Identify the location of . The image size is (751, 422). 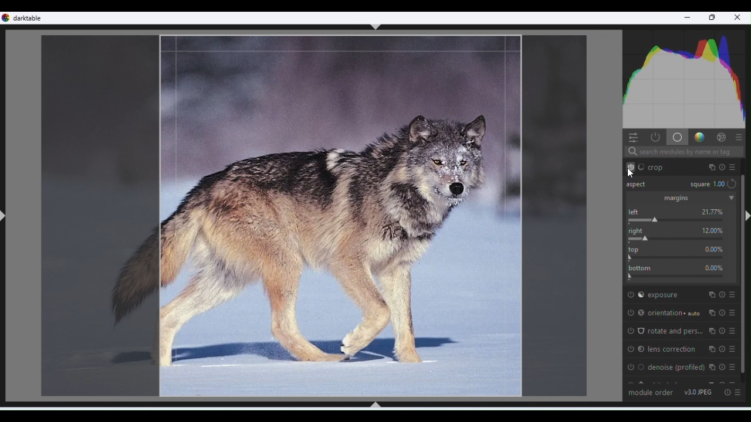
(706, 185).